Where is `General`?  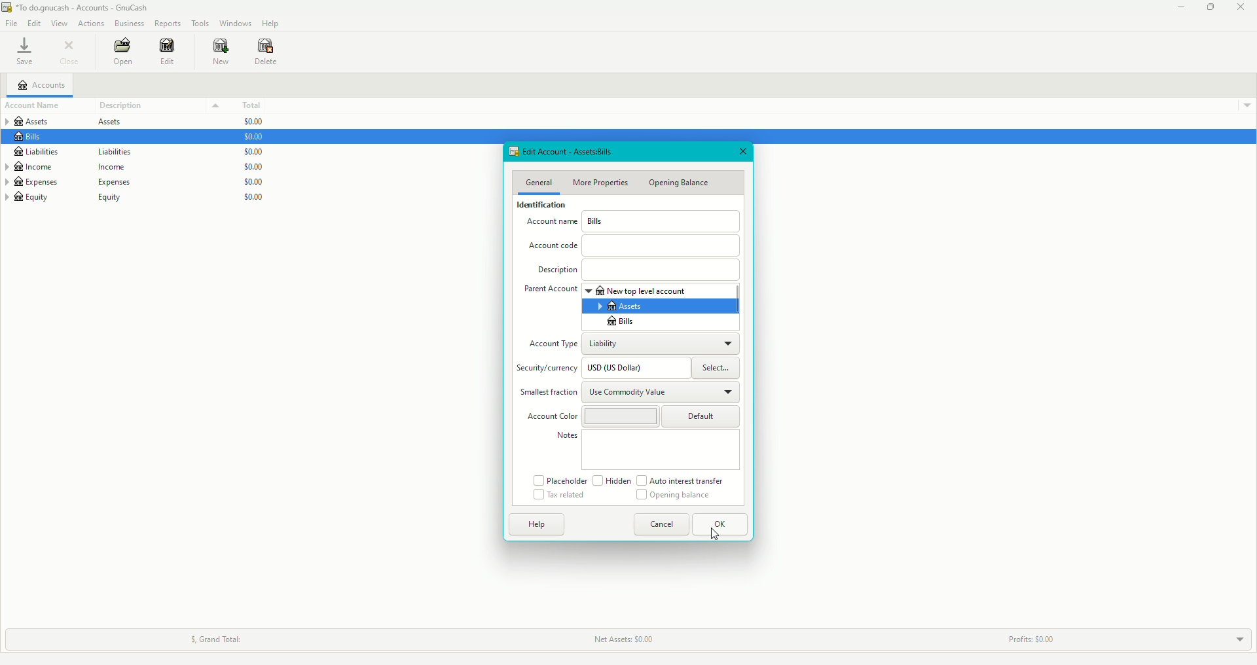 General is located at coordinates (539, 183).